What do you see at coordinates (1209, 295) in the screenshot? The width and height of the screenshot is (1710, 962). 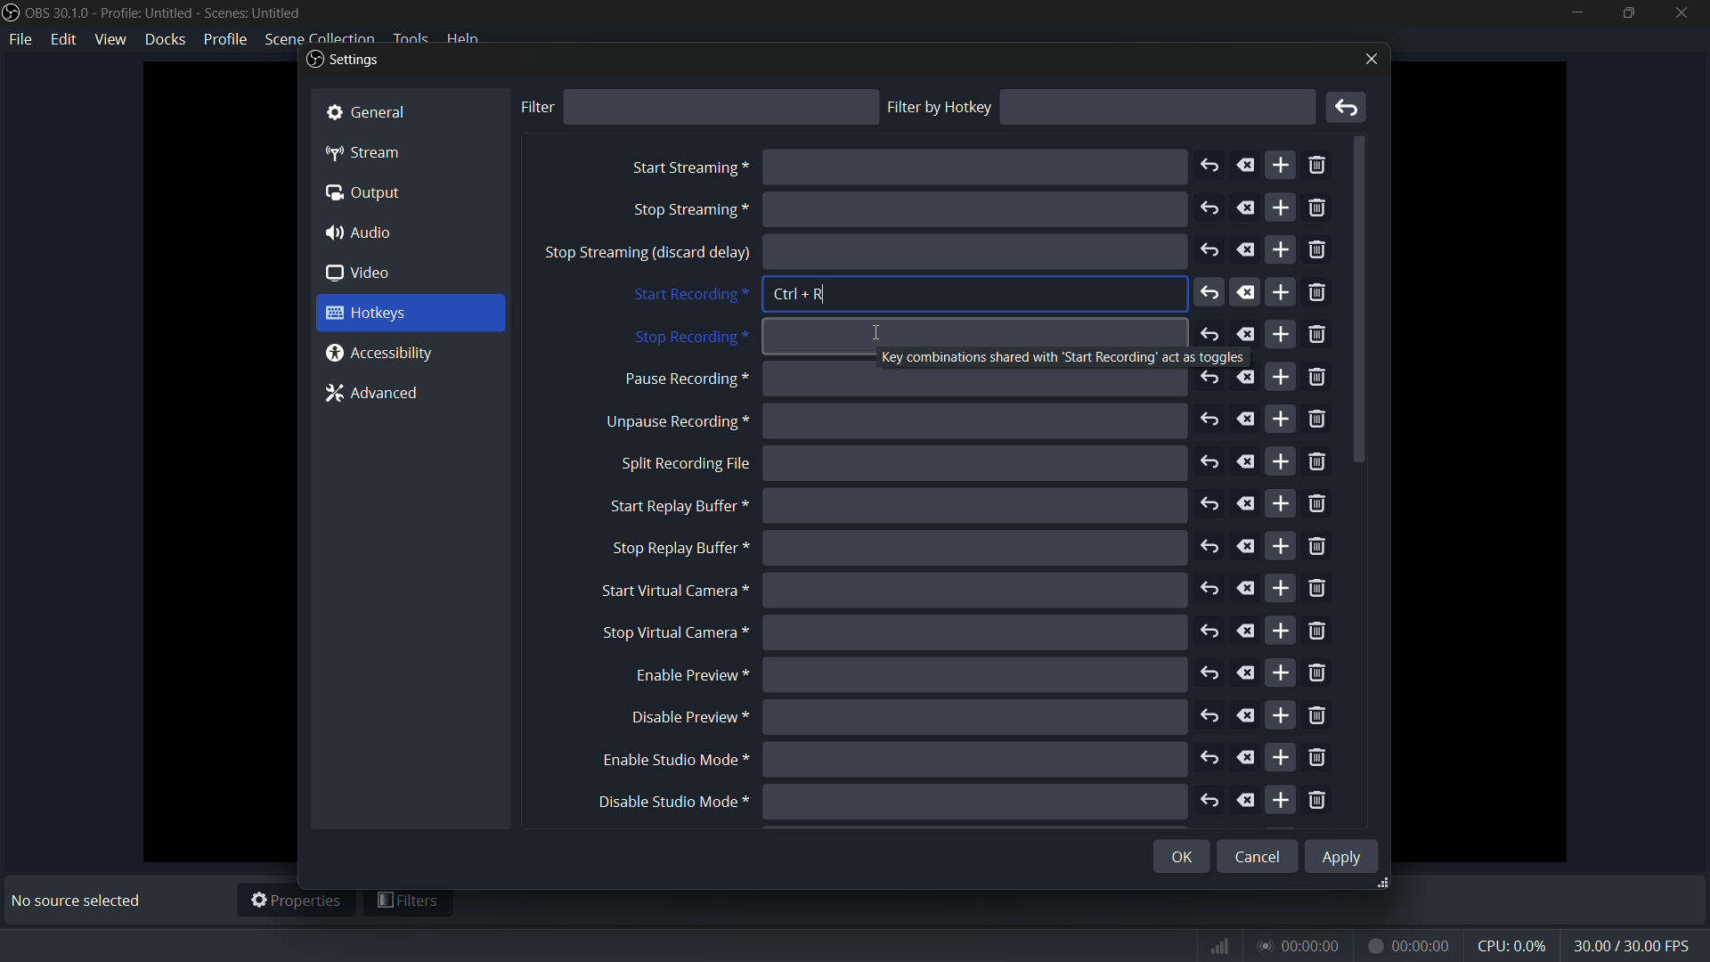 I see `undo` at bounding box center [1209, 295].